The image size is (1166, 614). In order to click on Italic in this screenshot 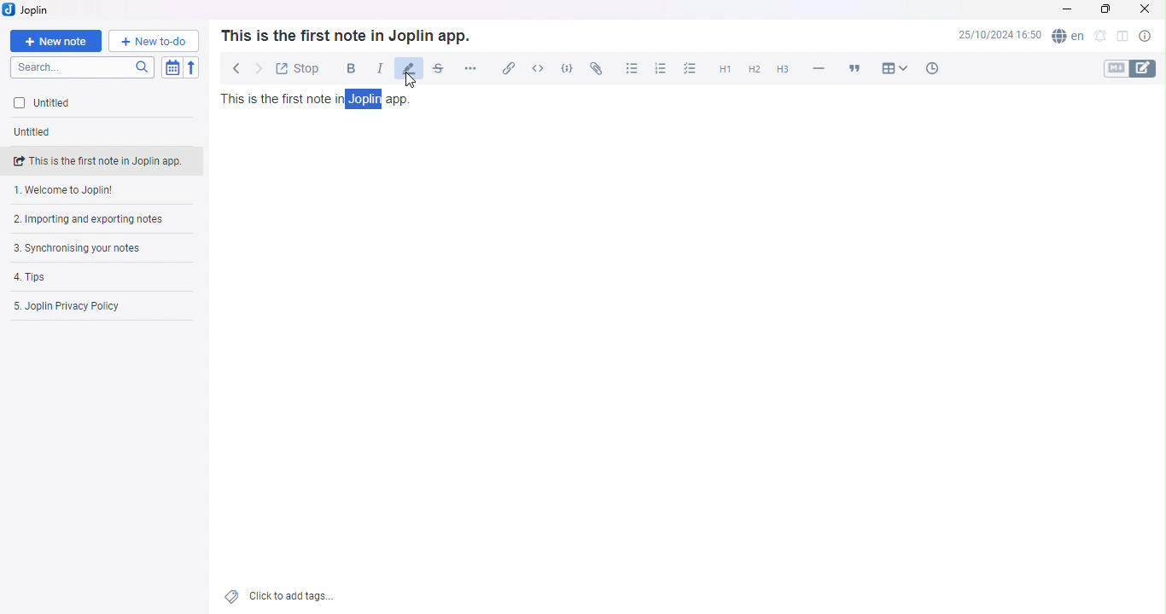, I will do `click(376, 68)`.